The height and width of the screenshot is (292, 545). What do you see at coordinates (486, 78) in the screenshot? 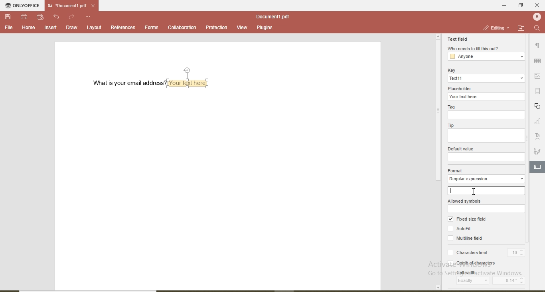
I see `text11` at bounding box center [486, 78].